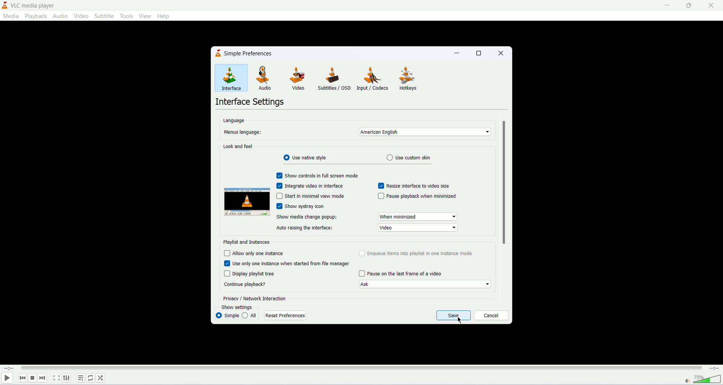 This screenshot has width=723, height=385. I want to click on language, so click(233, 120).